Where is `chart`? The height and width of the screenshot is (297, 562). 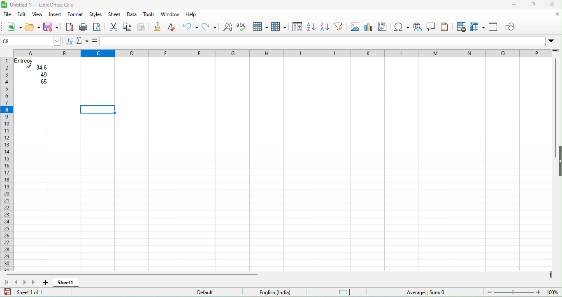 chart is located at coordinates (370, 27).